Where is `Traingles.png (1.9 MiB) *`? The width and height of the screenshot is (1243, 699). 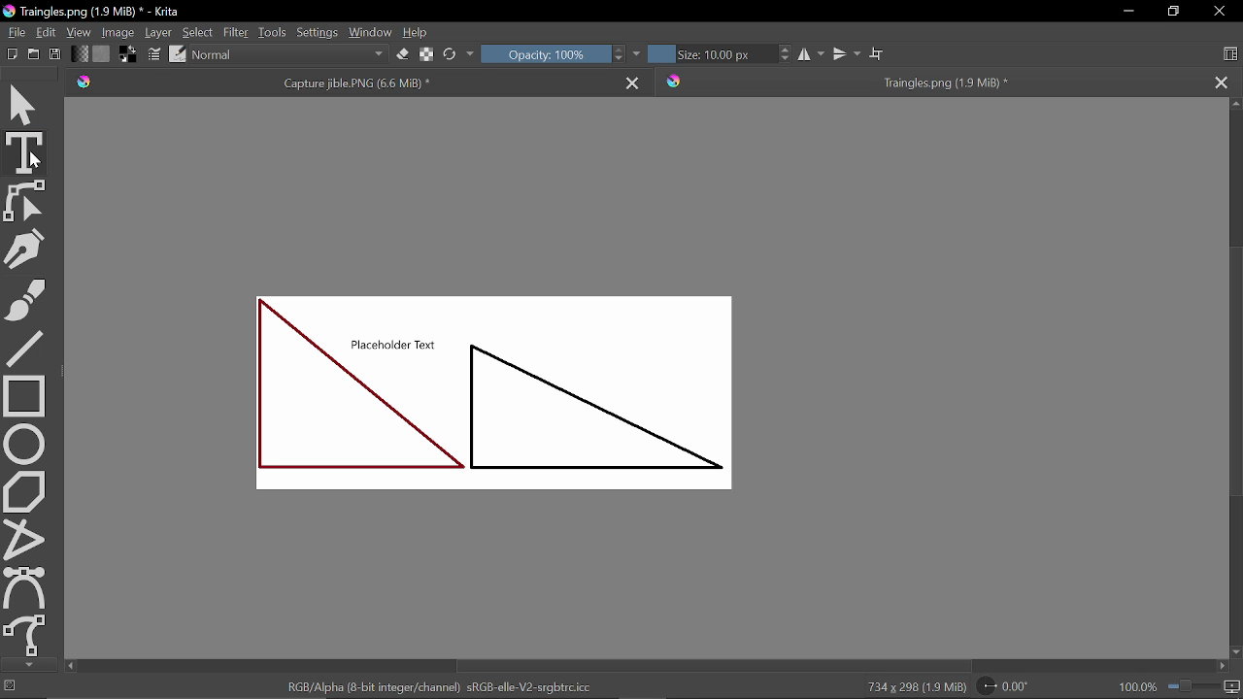
Traingles.png (1.9 MiB) * is located at coordinates (930, 83).